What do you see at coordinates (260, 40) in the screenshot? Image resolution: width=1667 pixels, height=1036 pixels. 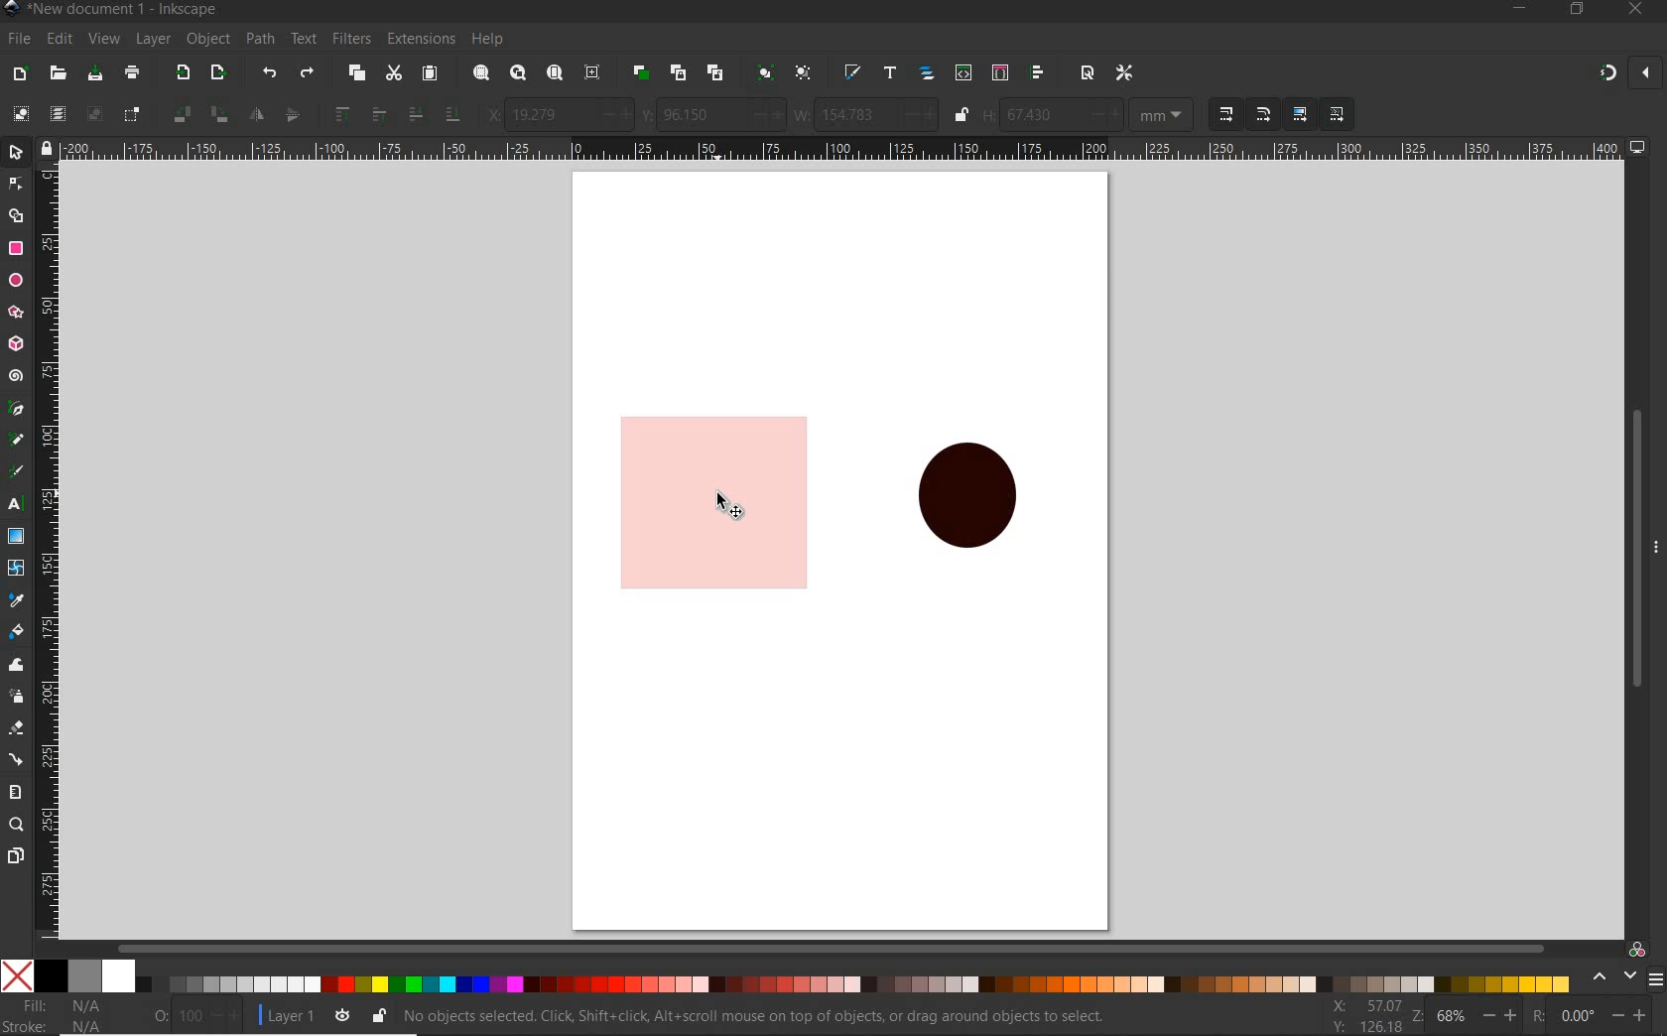 I see `path` at bounding box center [260, 40].